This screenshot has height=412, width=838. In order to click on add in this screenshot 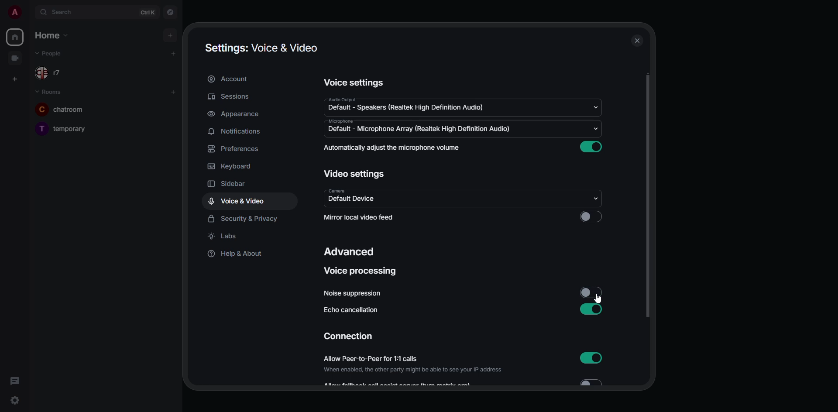, I will do `click(173, 92)`.